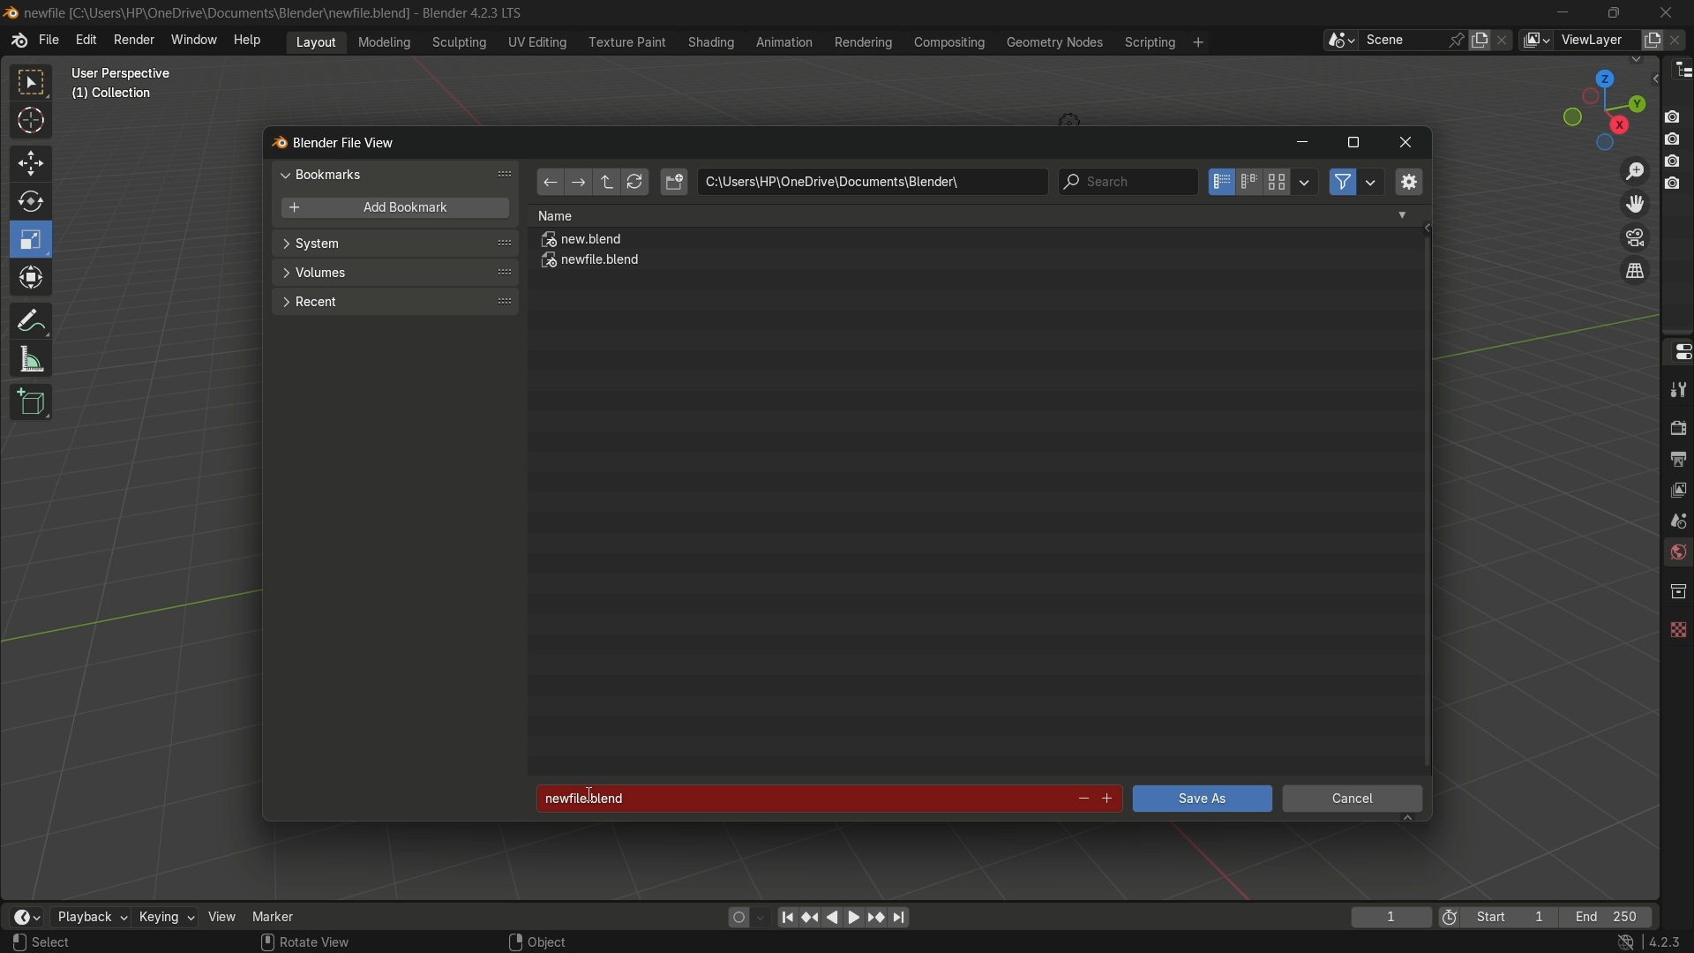  What do you see at coordinates (1599, 106) in the screenshot?
I see `preset view` at bounding box center [1599, 106].